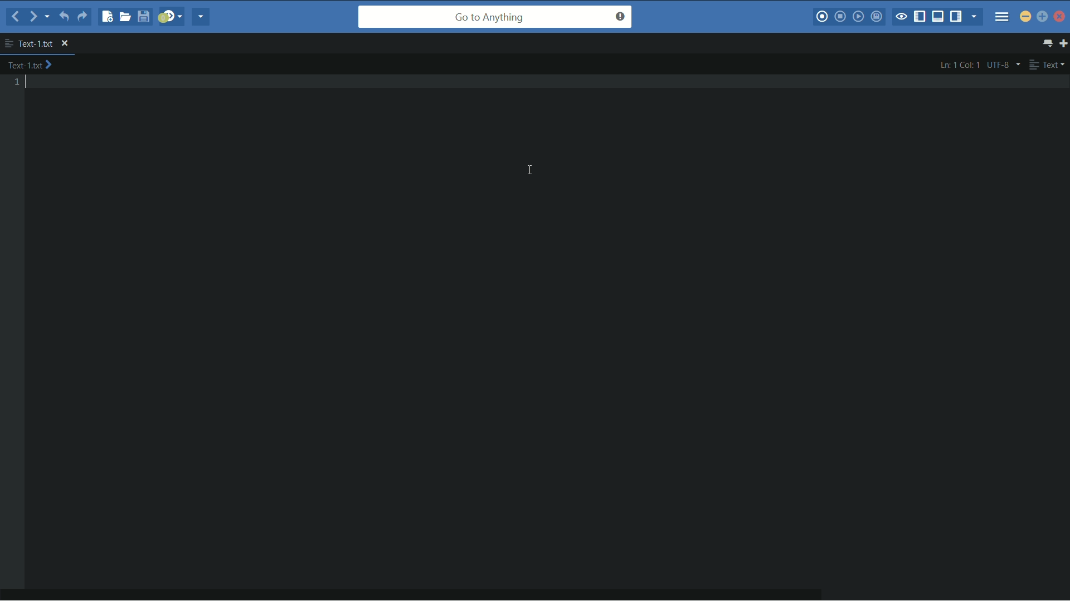 The height and width of the screenshot is (601, 1070). I want to click on show all tab, so click(1049, 43).